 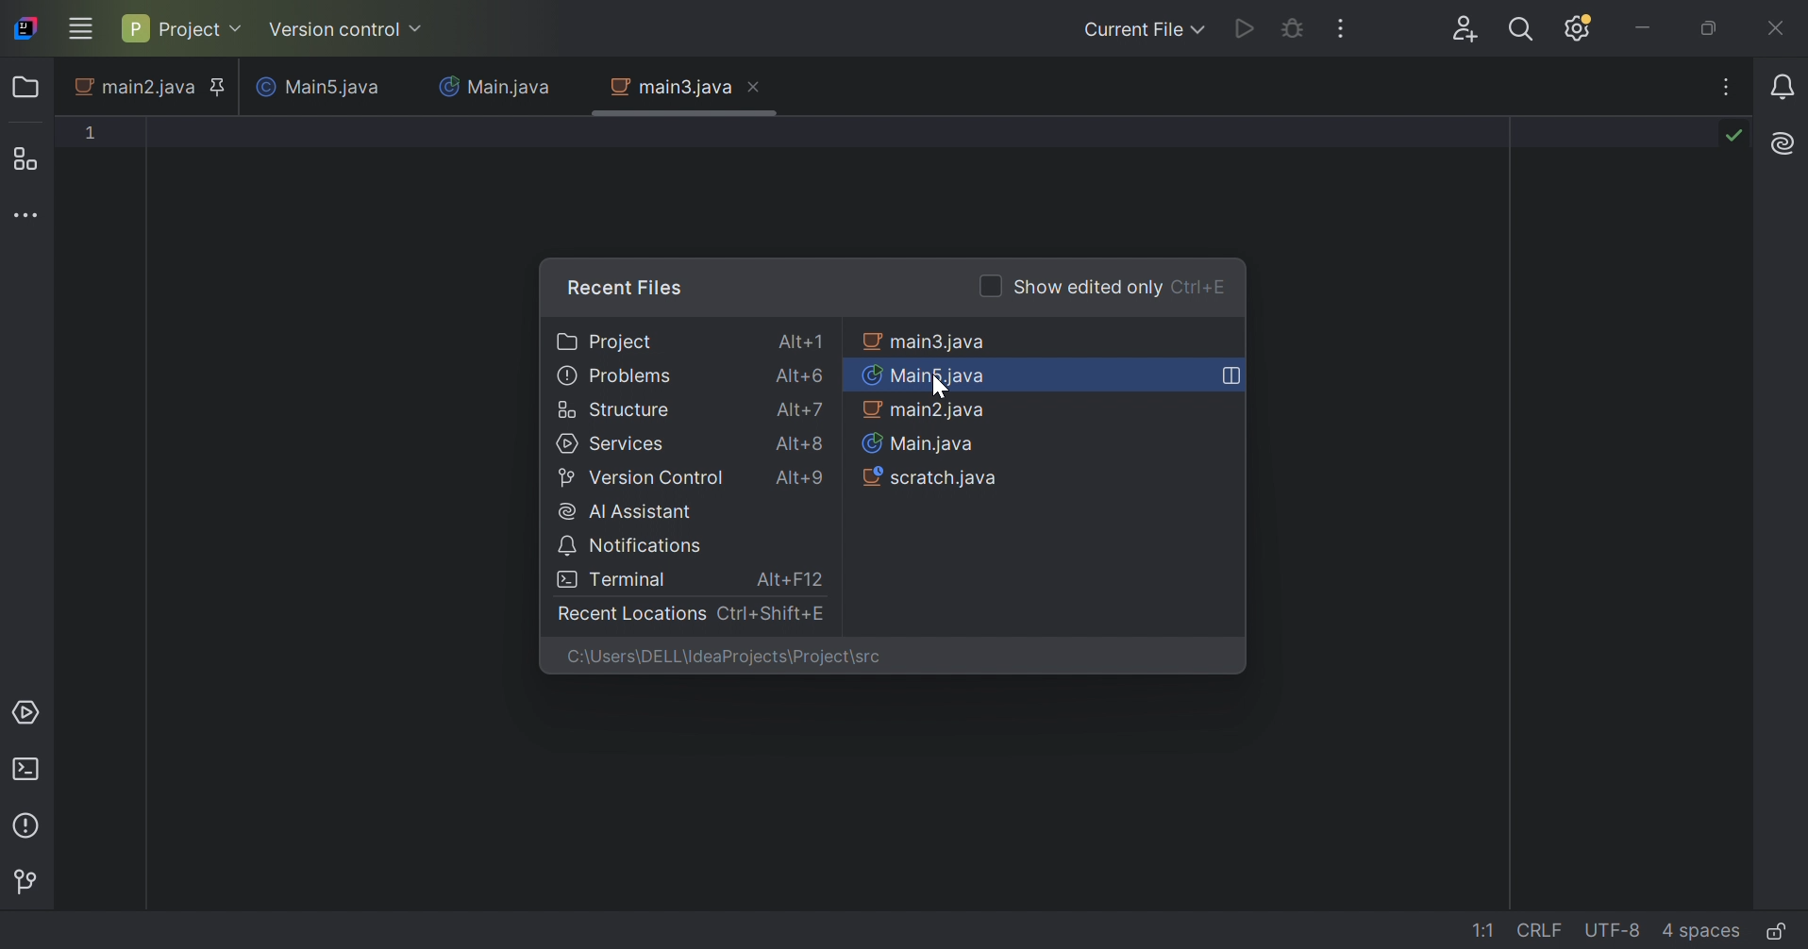 I want to click on Close, so click(x=756, y=88).